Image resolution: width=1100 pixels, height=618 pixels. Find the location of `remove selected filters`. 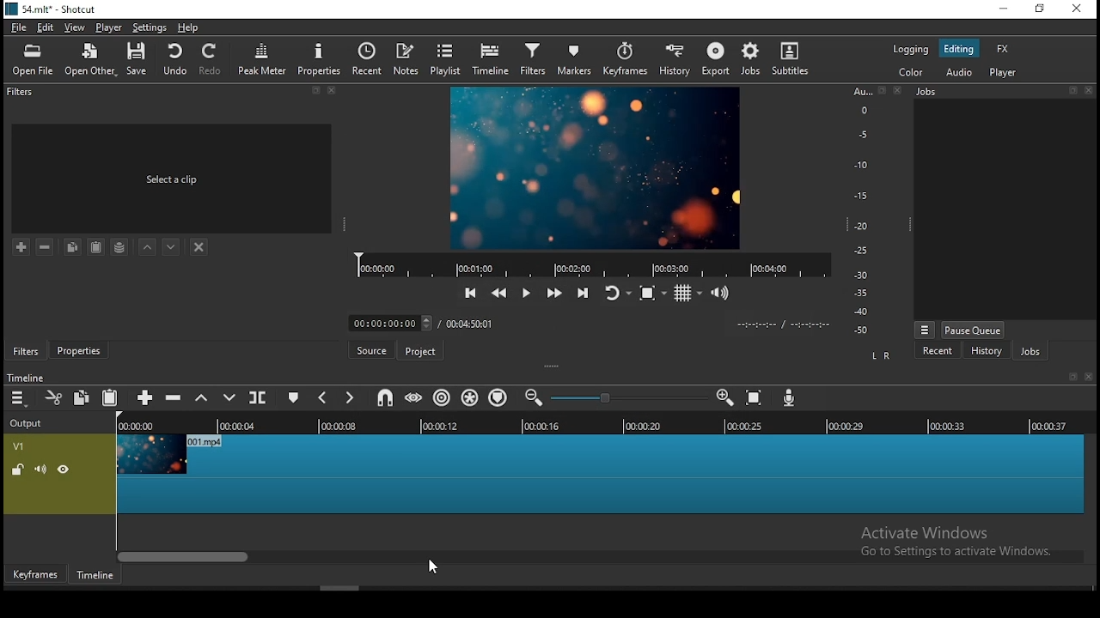

remove selected filters is located at coordinates (46, 247).